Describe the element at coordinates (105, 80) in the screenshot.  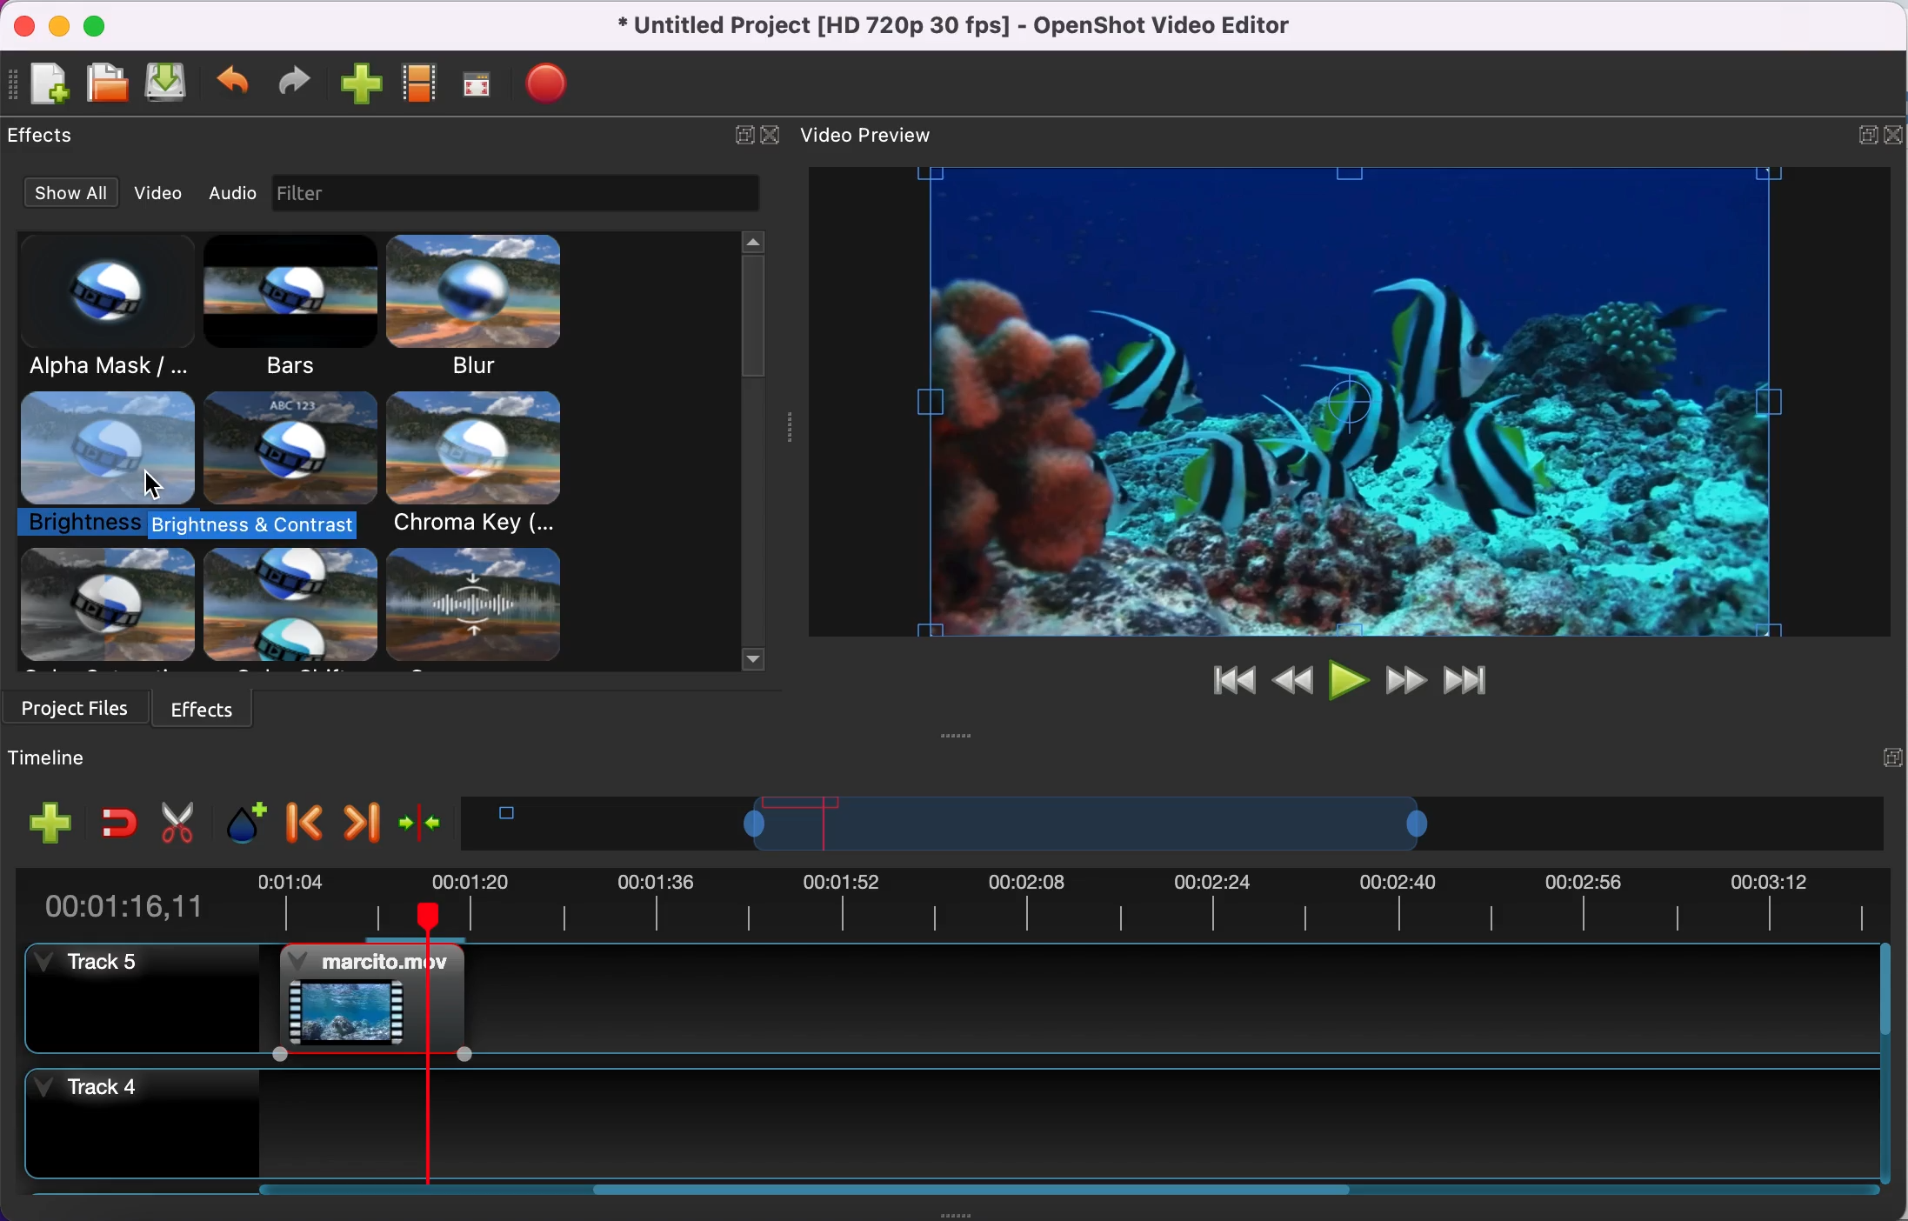
I see `open file` at that location.